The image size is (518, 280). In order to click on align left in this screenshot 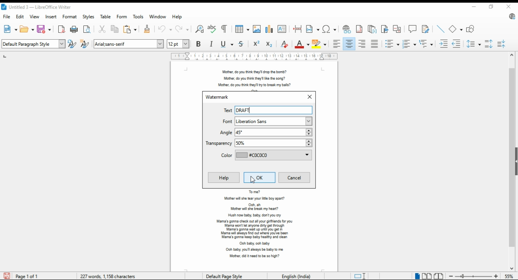, I will do `click(337, 44)`.